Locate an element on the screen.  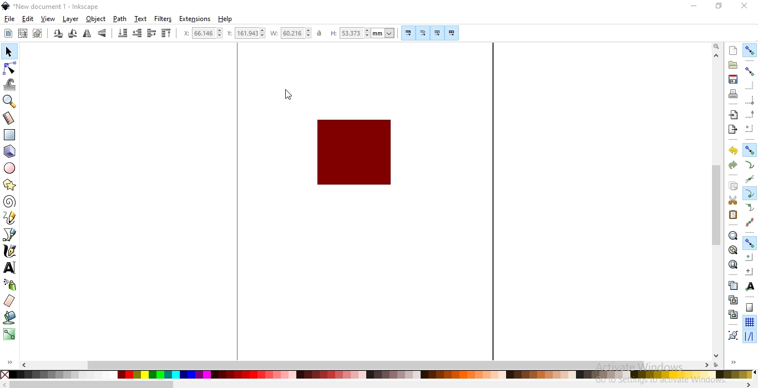
move patterns along with objects is located at coordinates (452, 33).